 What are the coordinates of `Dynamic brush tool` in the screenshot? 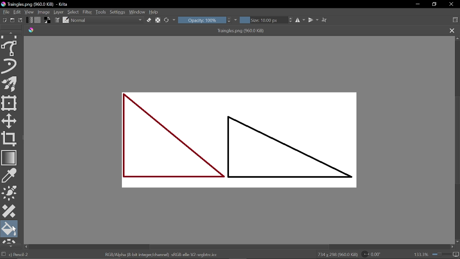 It's located at (10, 65).